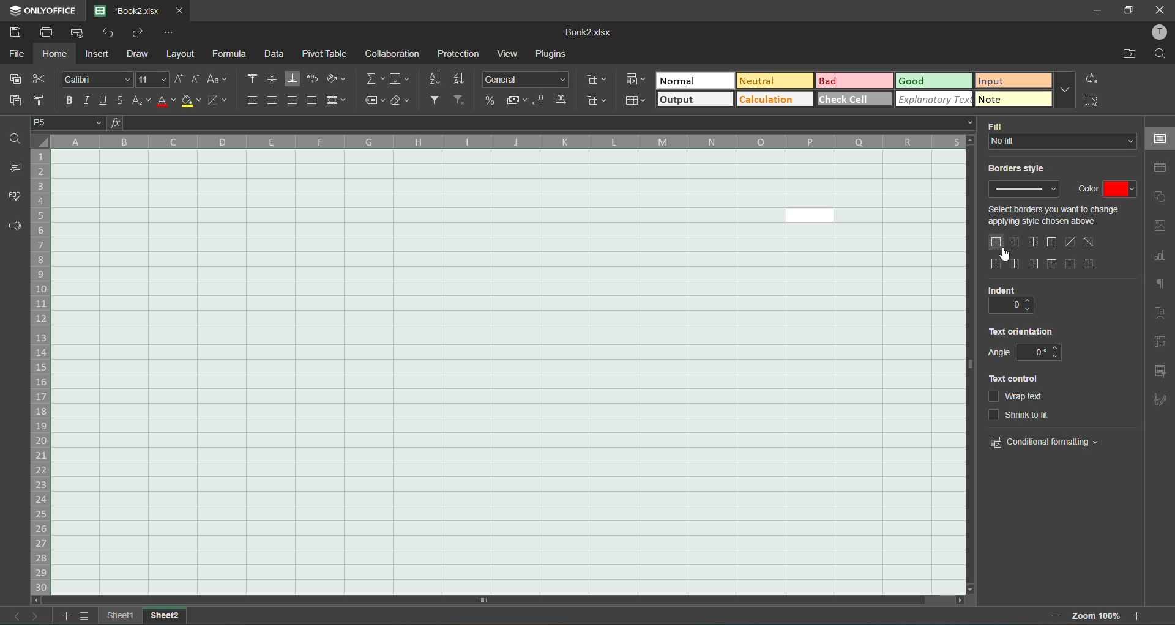  Describe the element at coordinates (390, 54) in the screenshot. I see `collaboration` at that location.